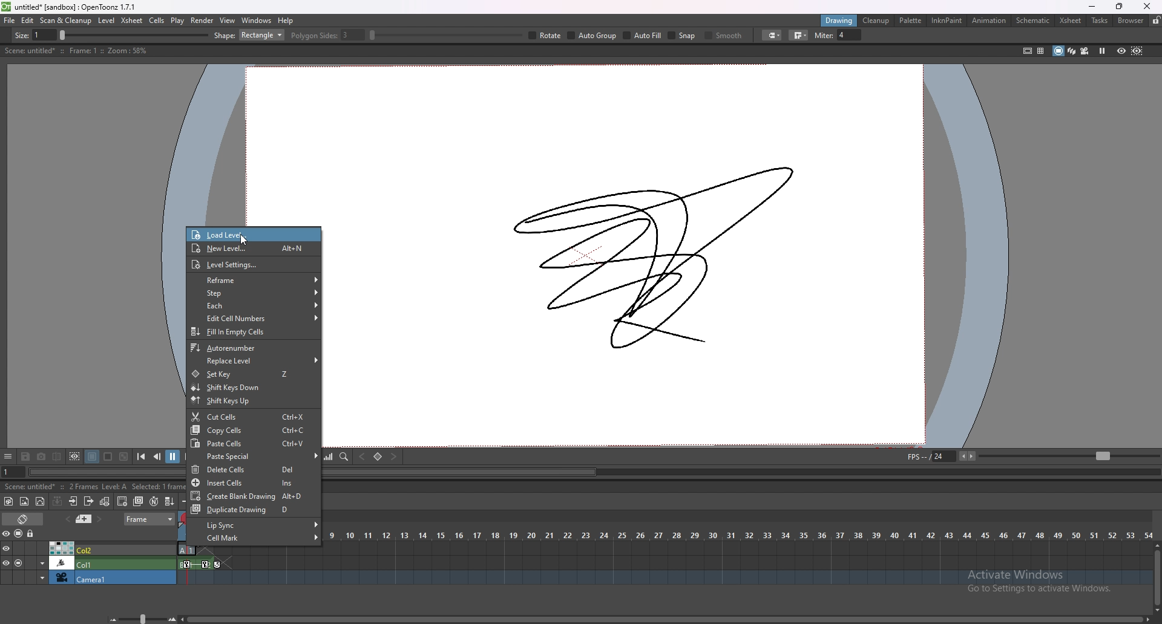 The image size is (1162, 624). What do you see at coordinates (123, 501) in the screenshot?
I see `add drawing` at bounding box center [123, 501].